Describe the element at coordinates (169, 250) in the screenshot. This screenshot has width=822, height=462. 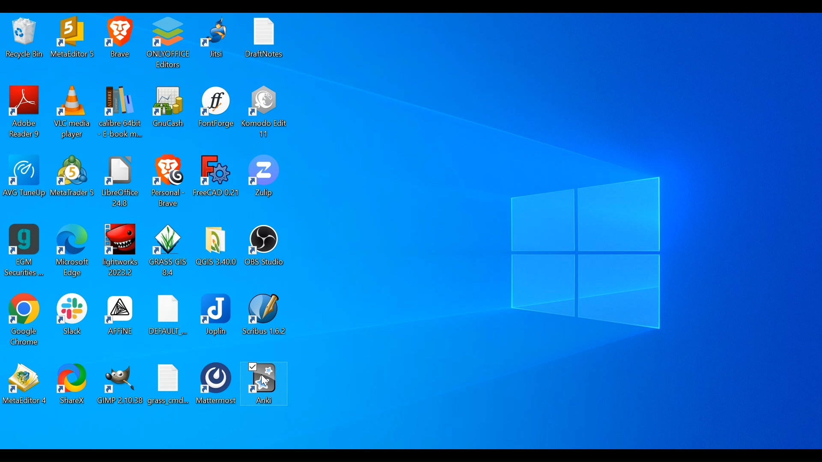
I see `GrassGis Desktop icon` at that location.